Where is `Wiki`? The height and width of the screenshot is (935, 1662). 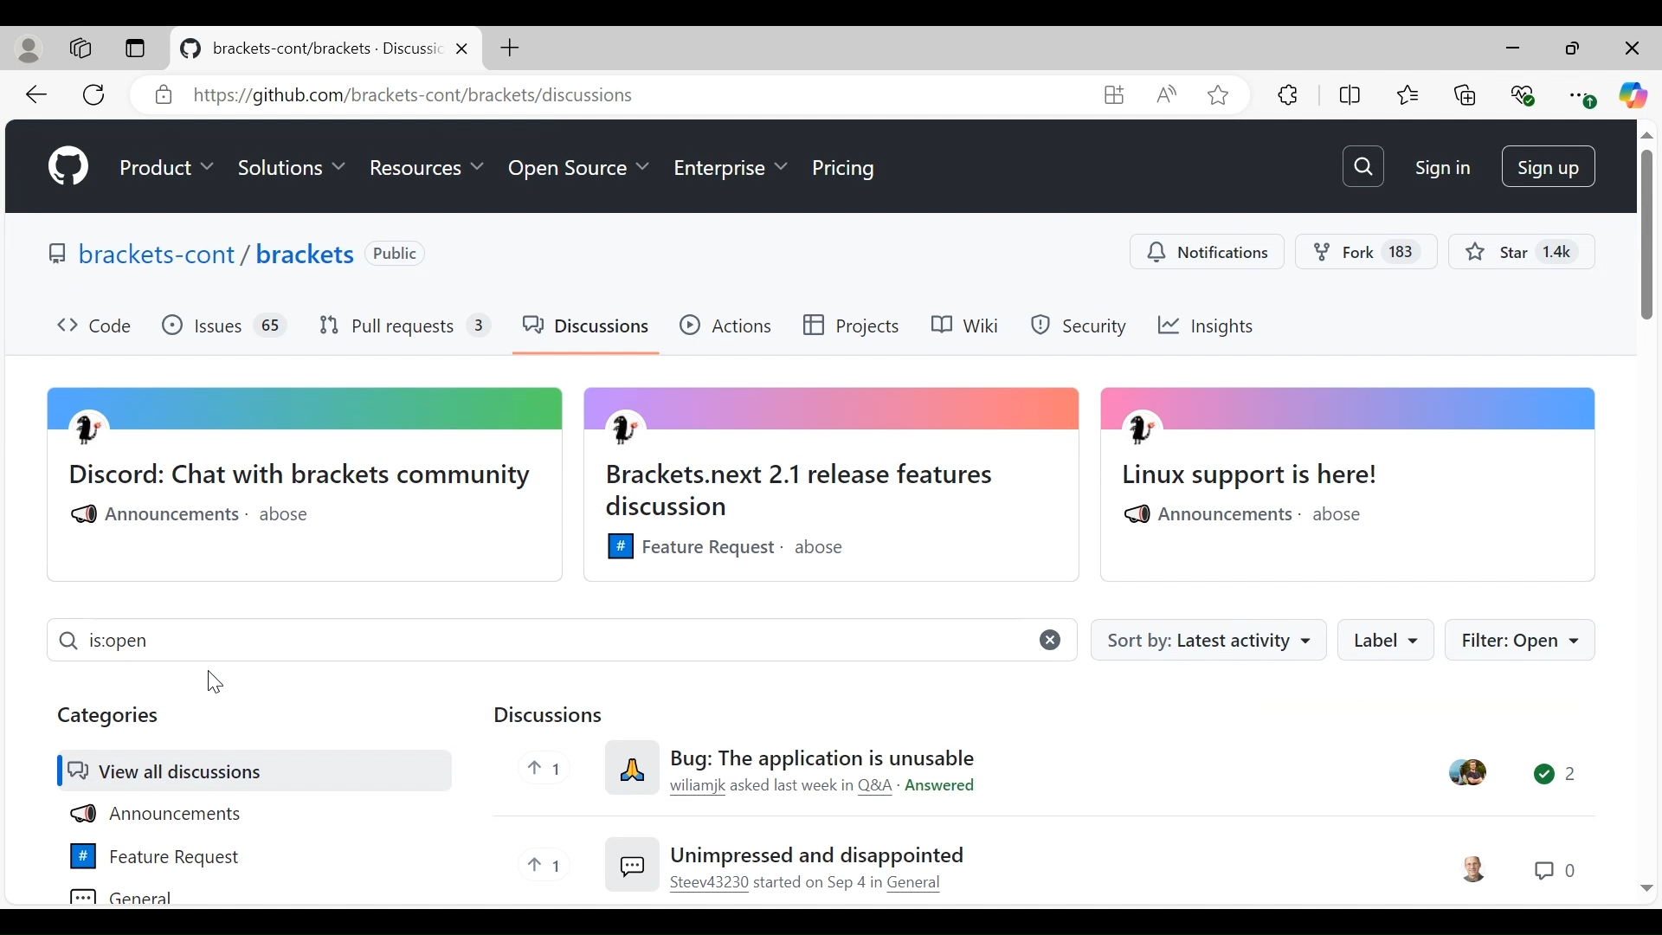 Wiki is located at coordinates (969, 326).